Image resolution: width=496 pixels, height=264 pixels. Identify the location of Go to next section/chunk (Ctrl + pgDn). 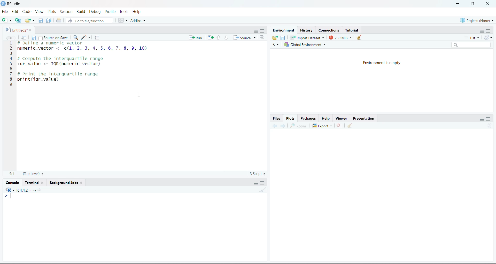
(226, 38).